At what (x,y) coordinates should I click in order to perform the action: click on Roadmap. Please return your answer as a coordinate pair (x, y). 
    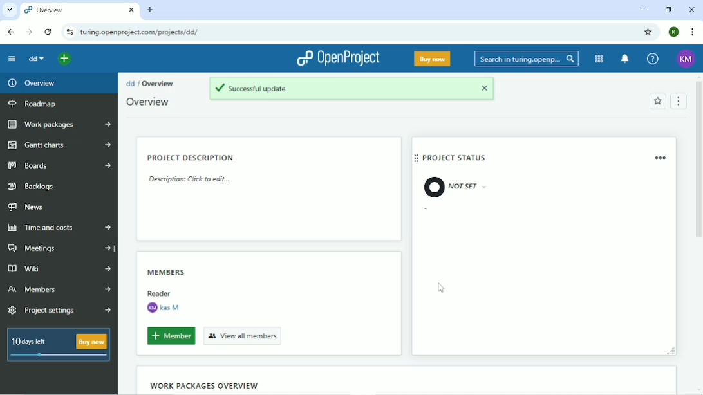
    Looking at the image, I should click on (34, 105).